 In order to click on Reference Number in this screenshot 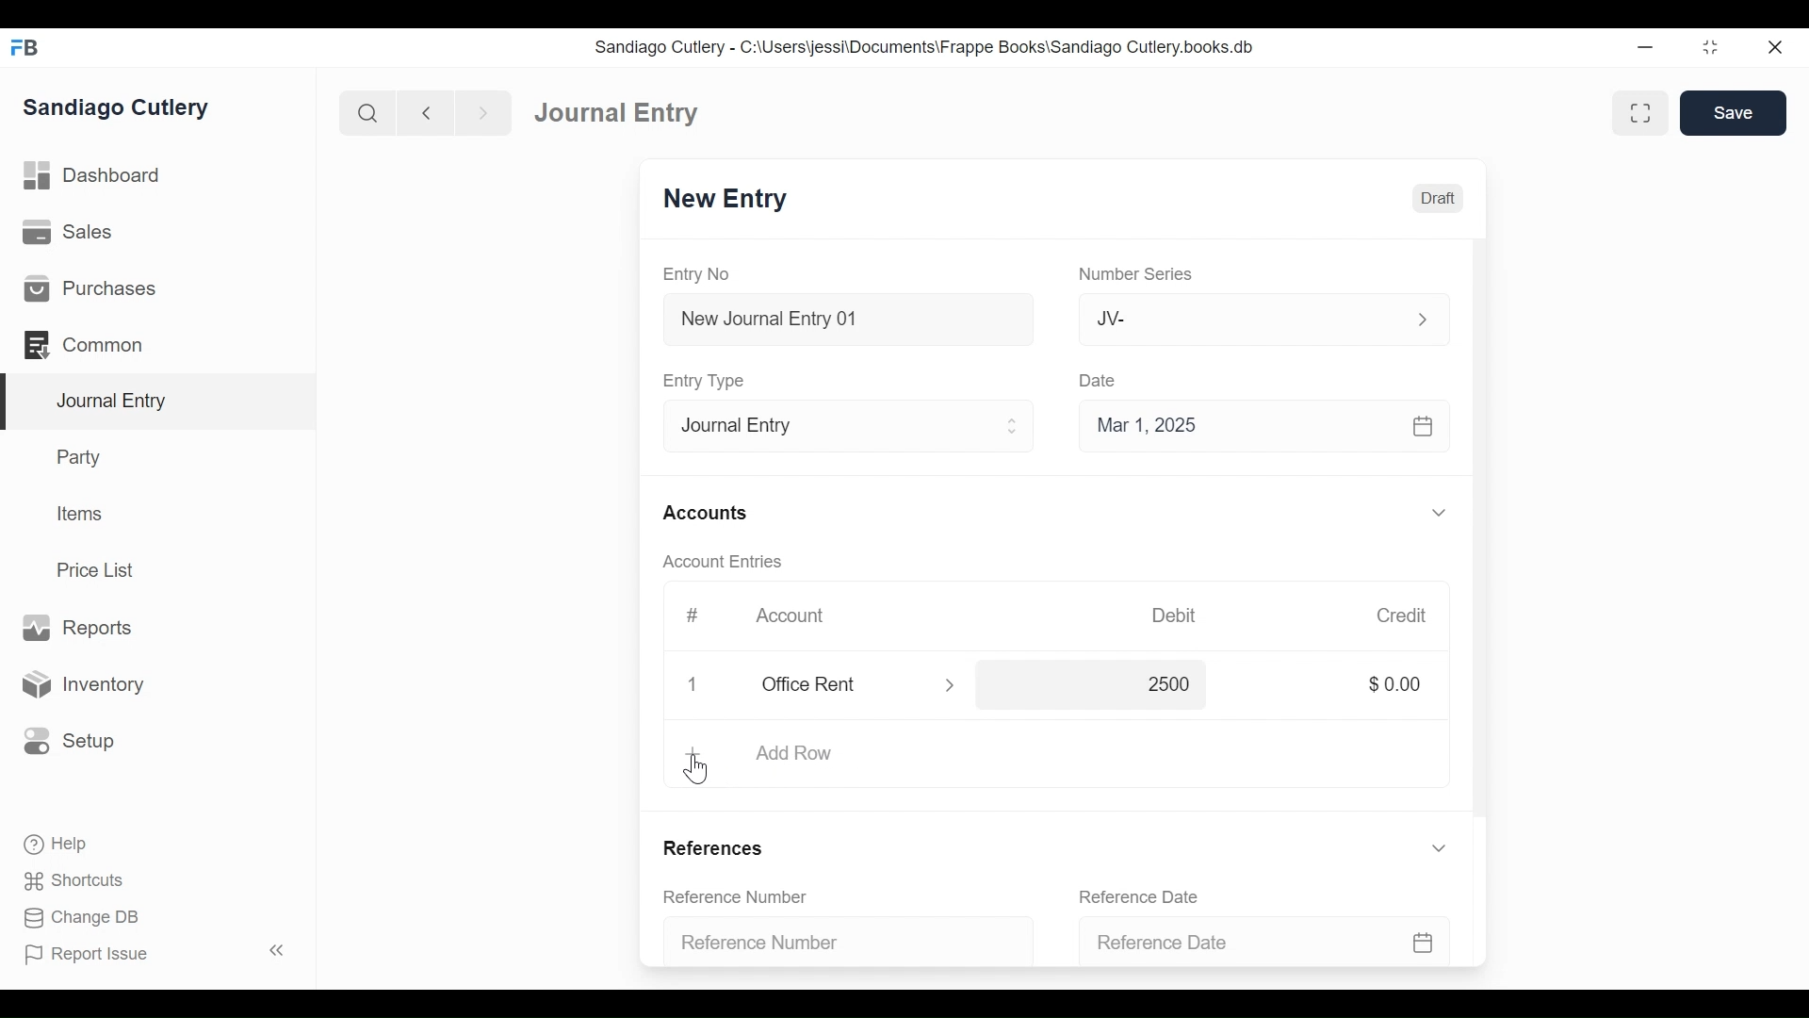, I will do `click(845, 944)`.